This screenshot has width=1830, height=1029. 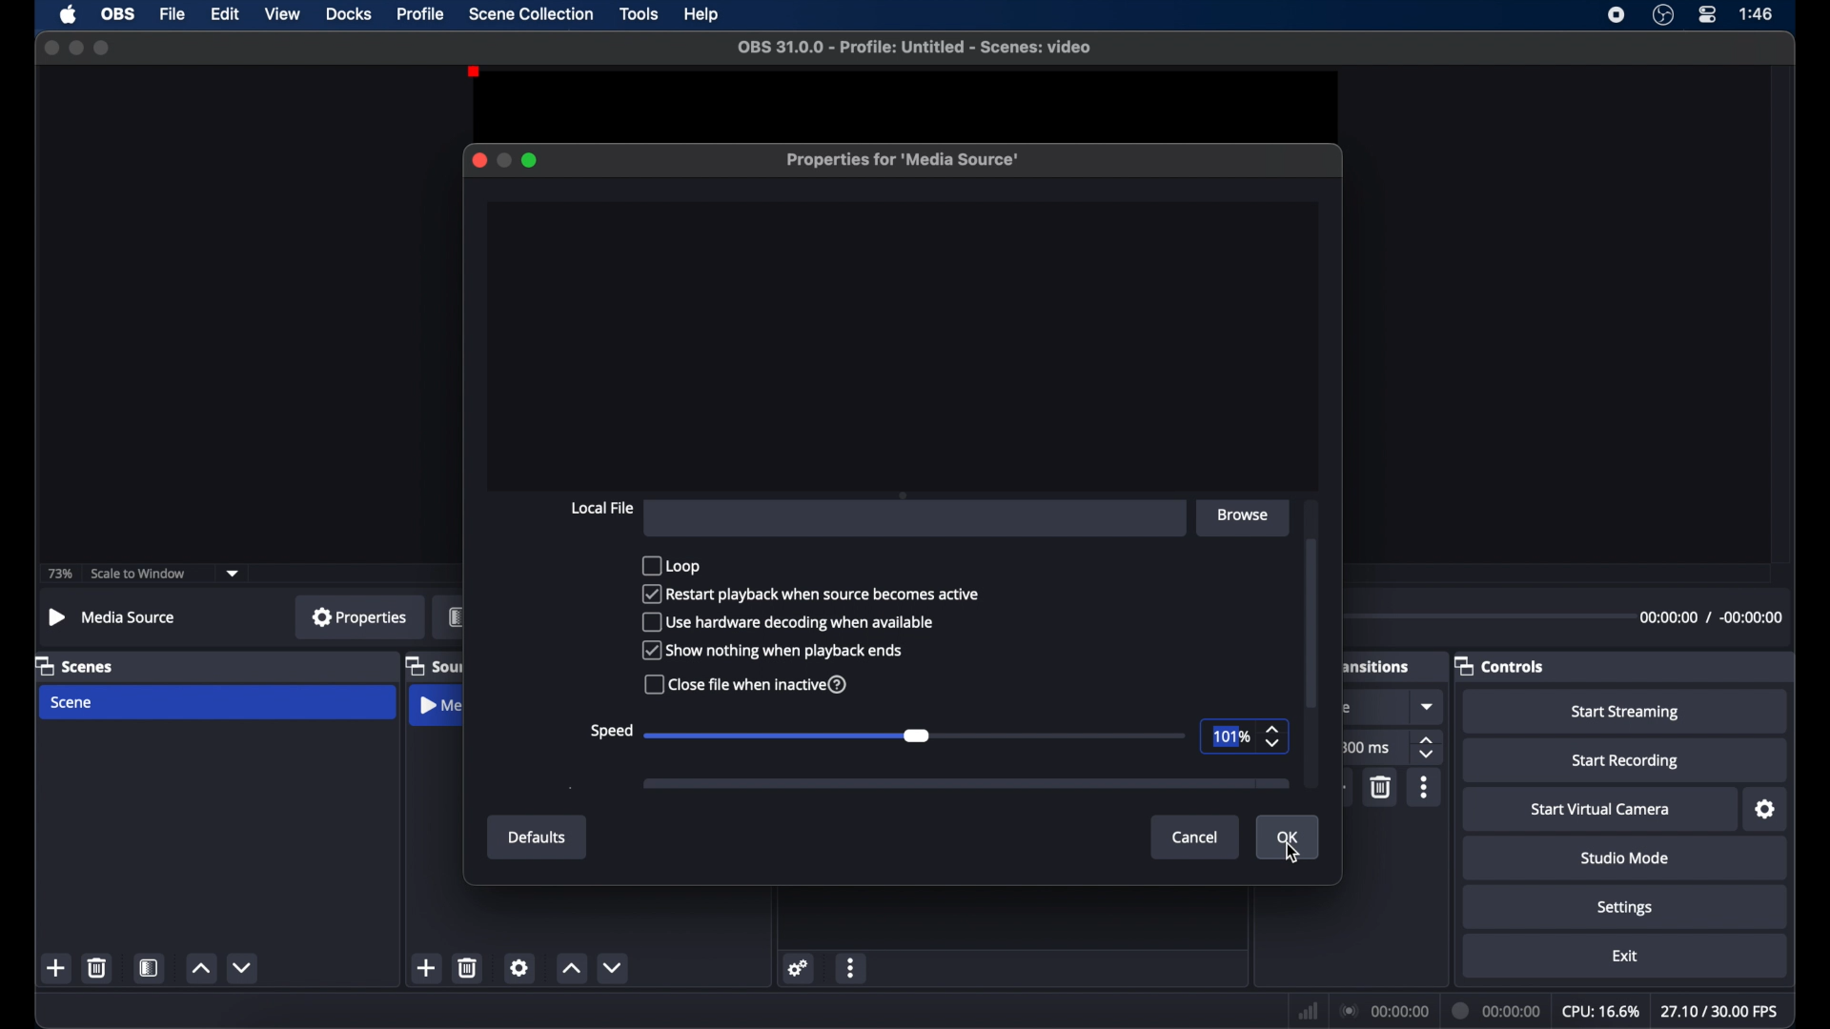 What do you see at coordinates (1313, 620) in the screenshot?
I see `scroll box` at bounding box center [1313, 620].